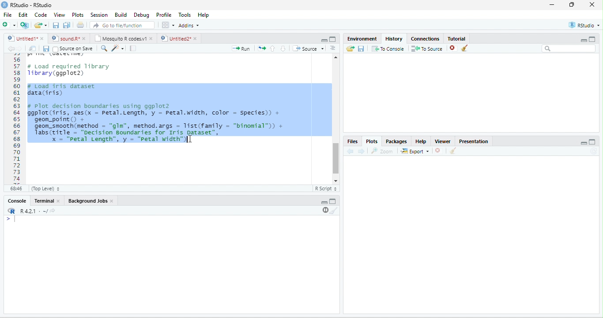 Image resolution: width=603 pixels, height=318 pixels. I want to click on To console, so click(388, 48).